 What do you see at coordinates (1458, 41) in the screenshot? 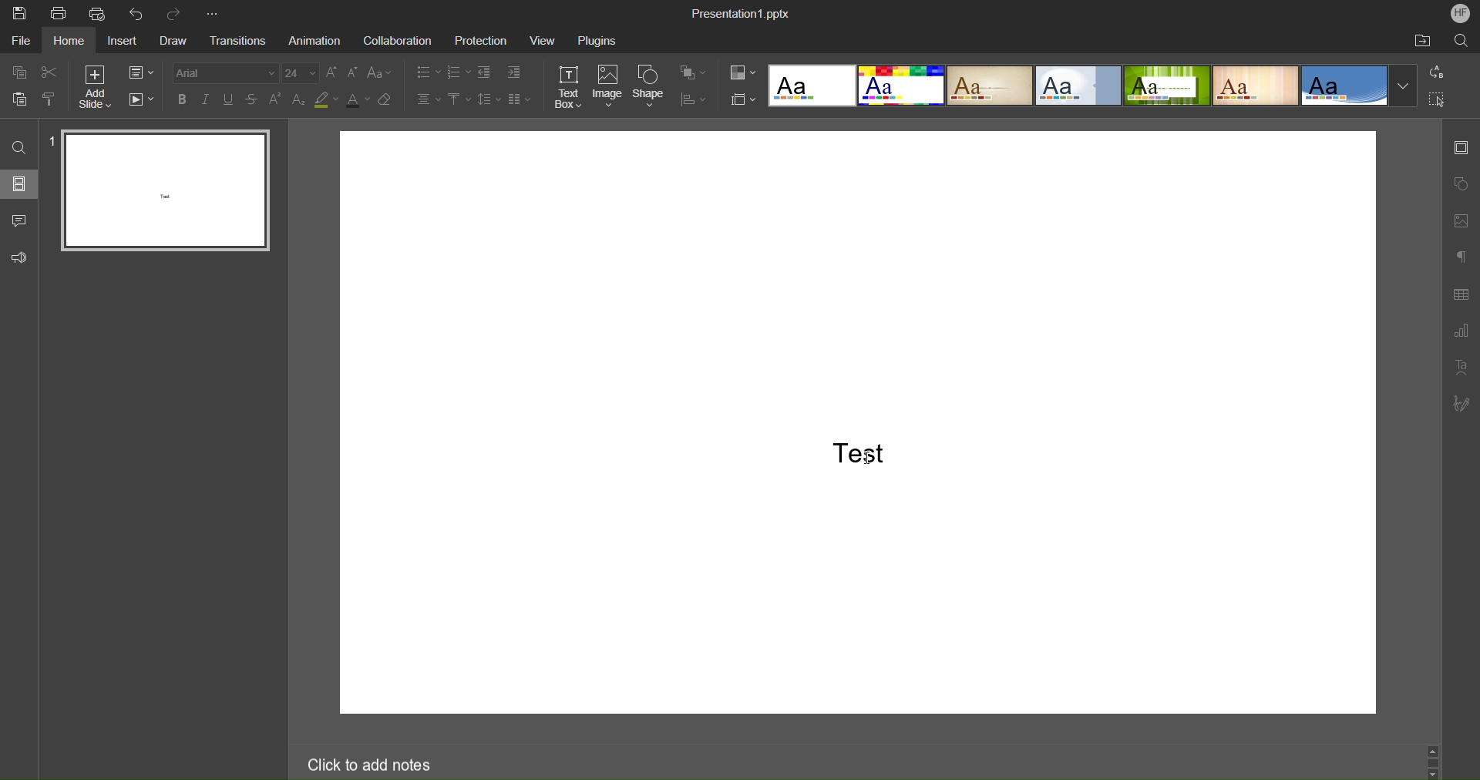
I see `Search` at bounding box center [1458, 41].